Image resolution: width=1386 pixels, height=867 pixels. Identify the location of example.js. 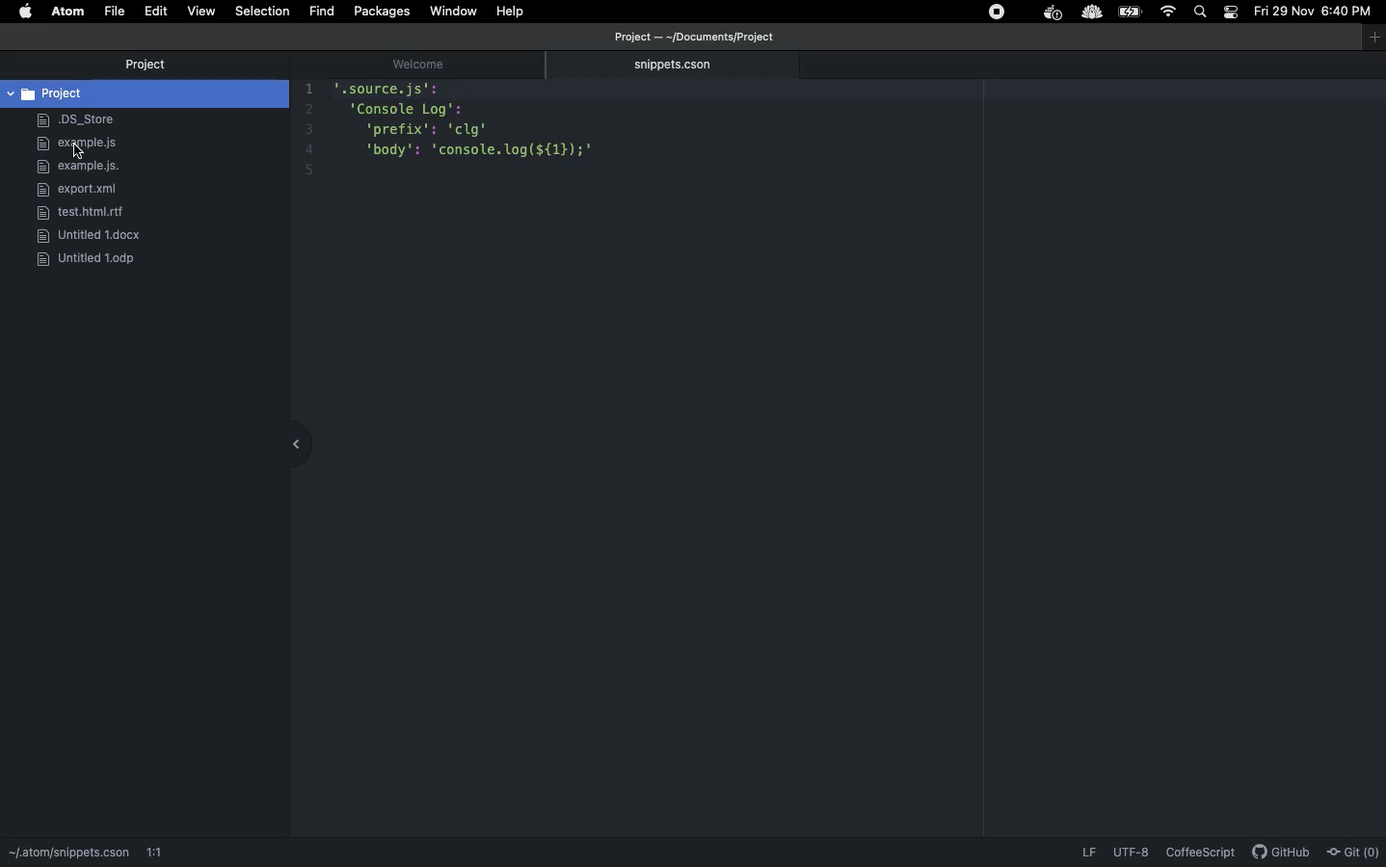
(80, 143).